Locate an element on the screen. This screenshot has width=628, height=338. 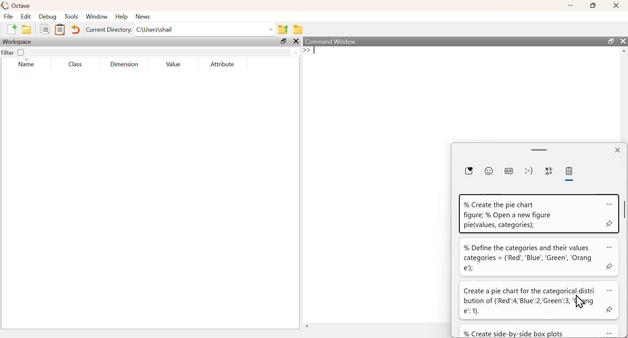
Folder is located at coordinates (298, 30).